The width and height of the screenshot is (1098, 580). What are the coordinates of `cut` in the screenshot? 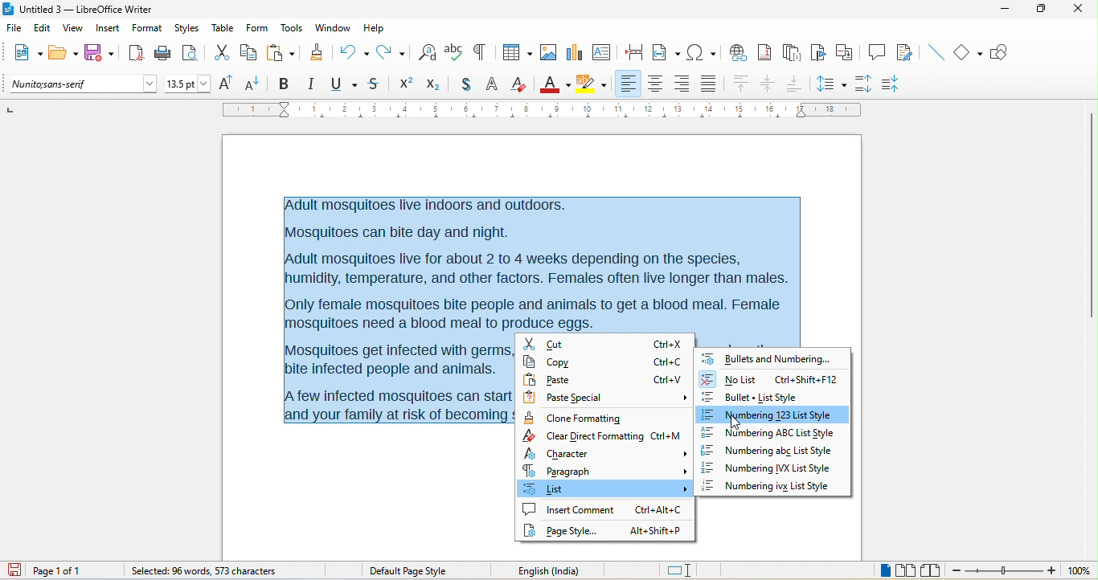 It's located at (223, 52).